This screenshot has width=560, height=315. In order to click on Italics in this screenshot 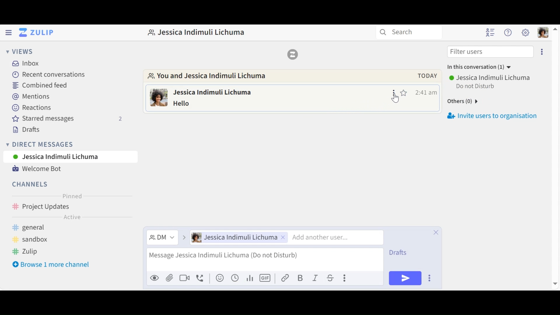, I will do `click(316, 277)`.